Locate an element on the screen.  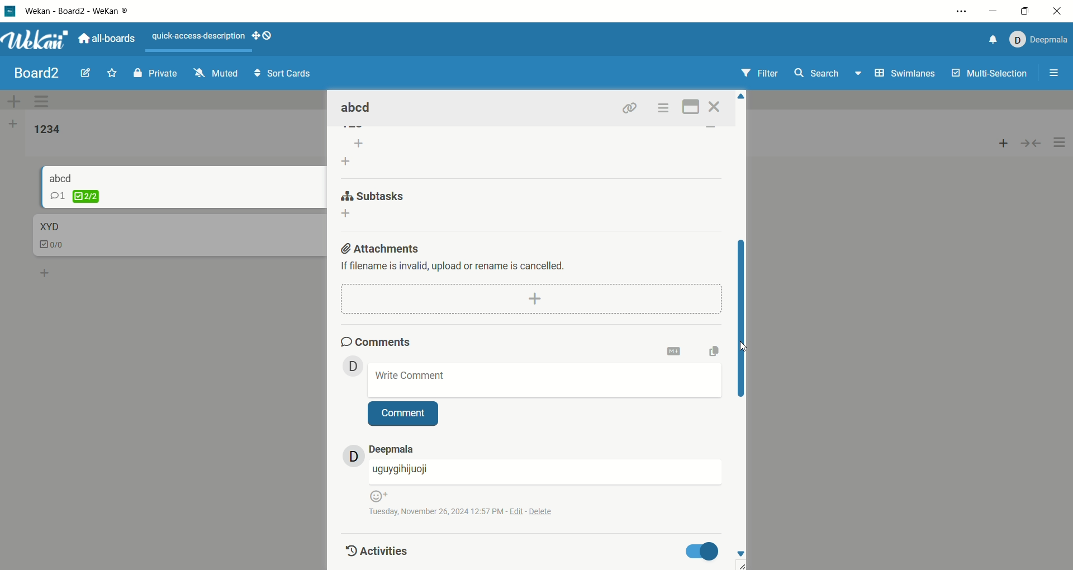
checklist is located at coordinates (53, 246).